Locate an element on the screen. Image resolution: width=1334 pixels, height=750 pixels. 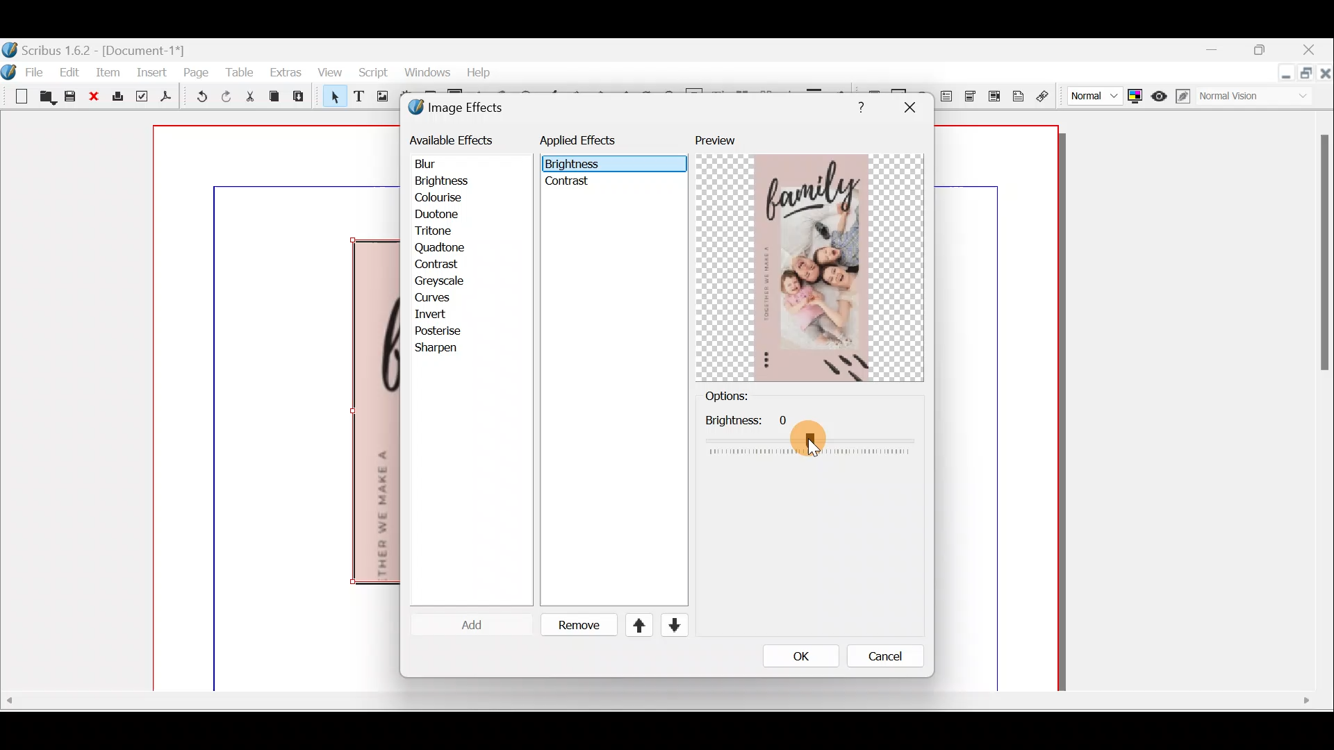
 is located at coordinates (1321, 259).